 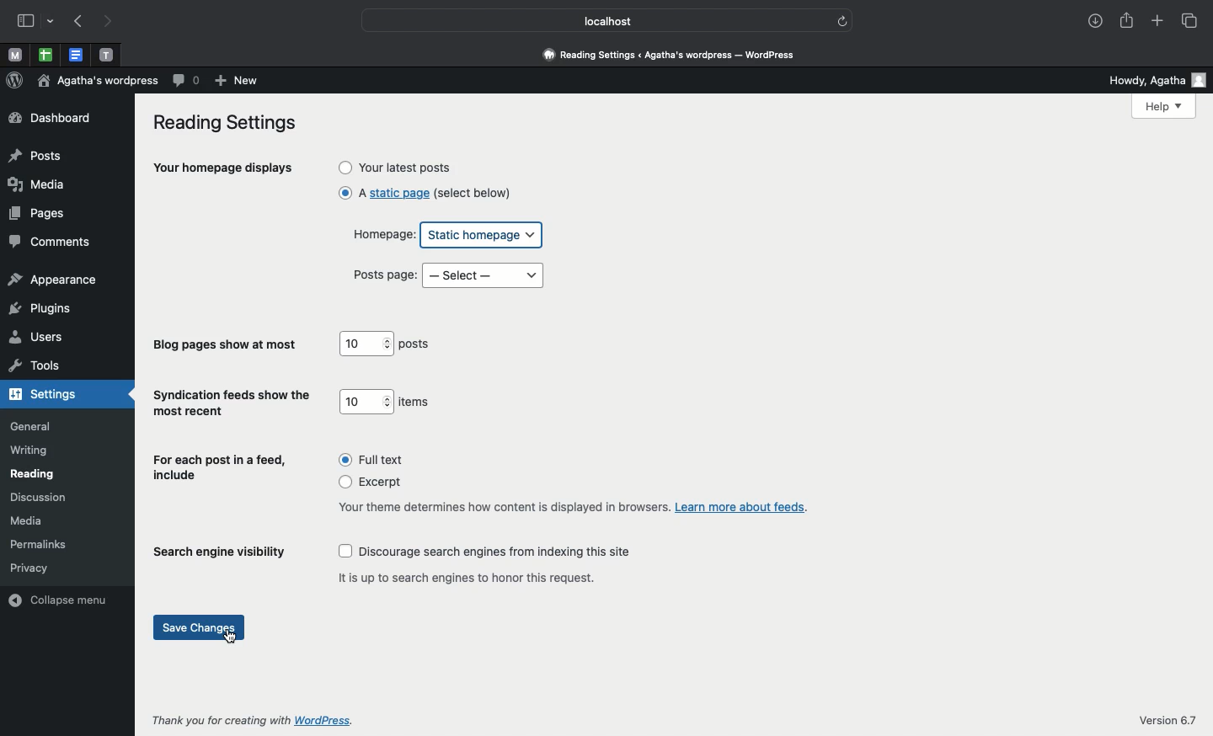 What do you see at coordinates (480, 234) in the screenshot?
I see `Static homepage` at bounding box center [480, 234].